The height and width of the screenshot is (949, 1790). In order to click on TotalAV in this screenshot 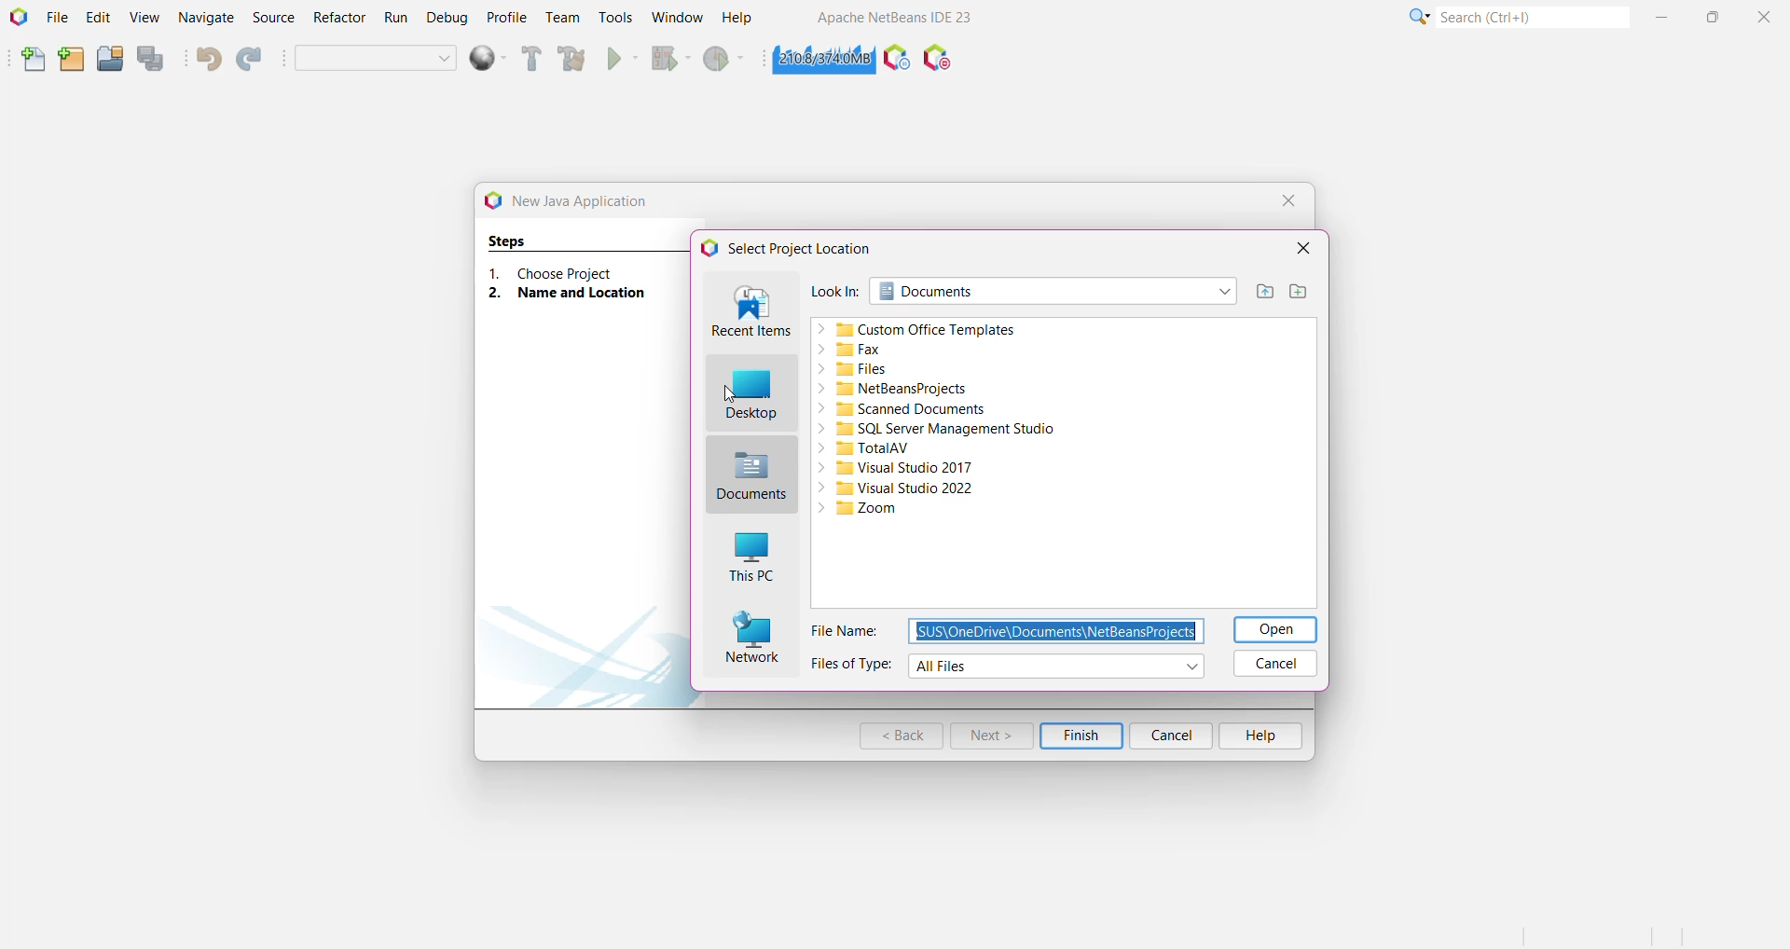, I will do `click(931, 448)`.